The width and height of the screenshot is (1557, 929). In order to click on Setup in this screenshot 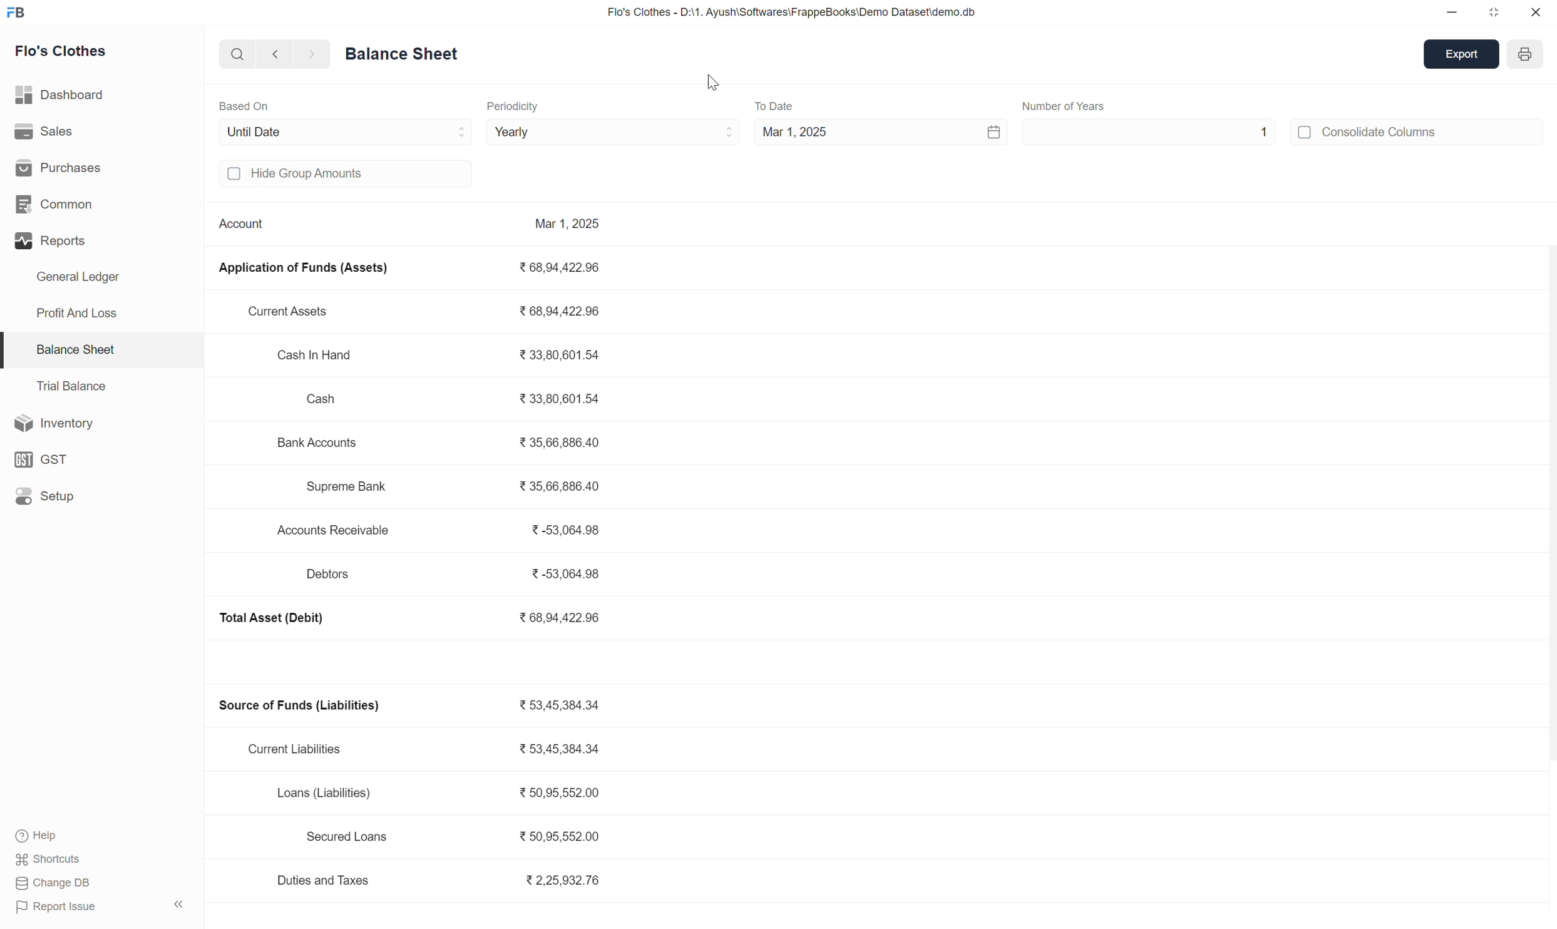, I will do `click(50, 496)`.